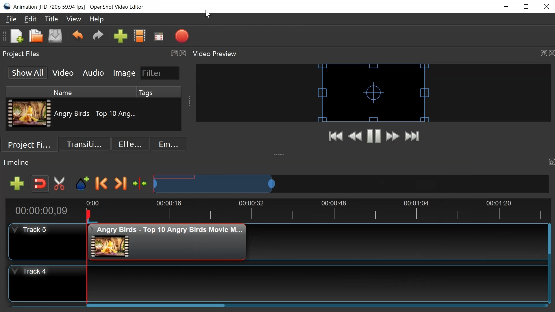  What do you see at coordinates (117, 7) in the screenshot?
I see `OpenShot Video Editor` at bounding box center [117, 7].